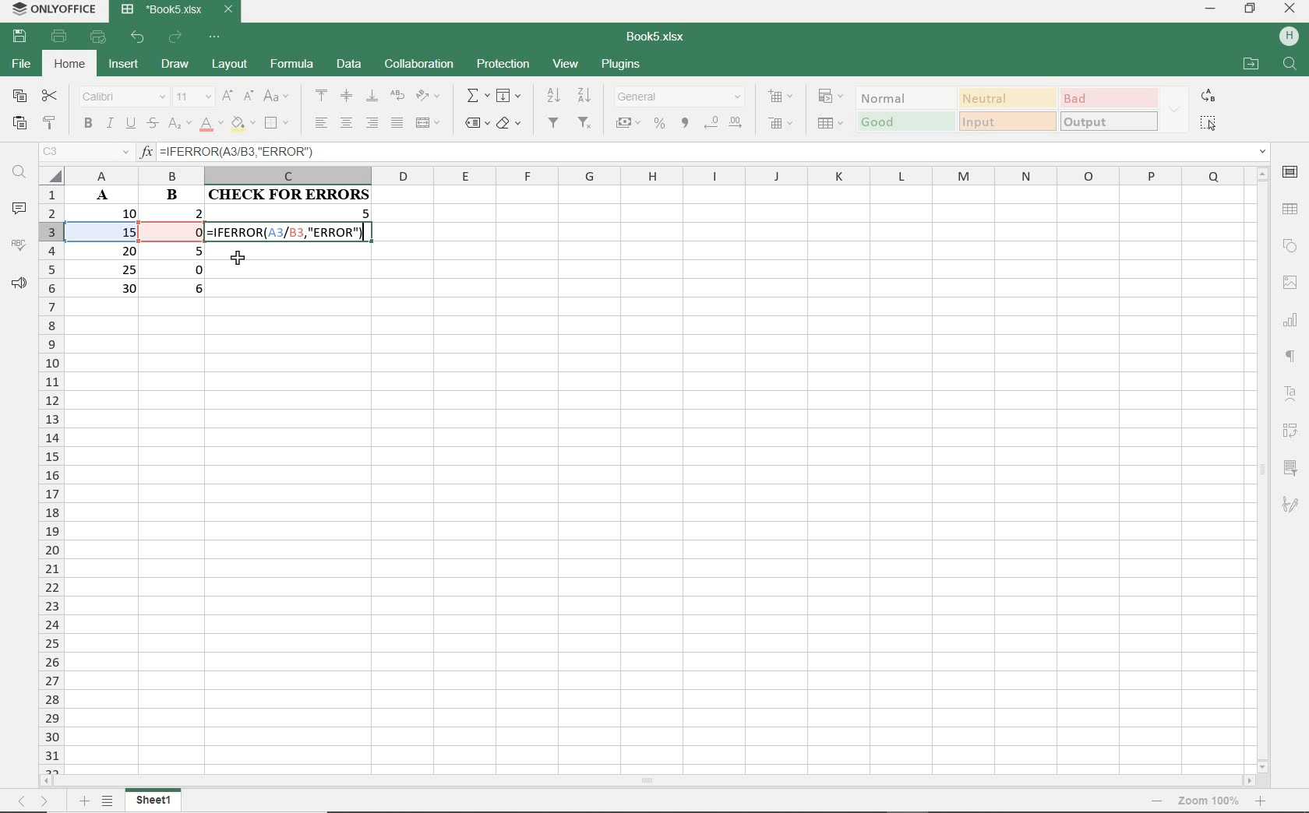 The width and height of the screenshot is (1309, 813). Describe the element at coordinates (88, 125) in the screenshot. I see `BOLD` at that location.